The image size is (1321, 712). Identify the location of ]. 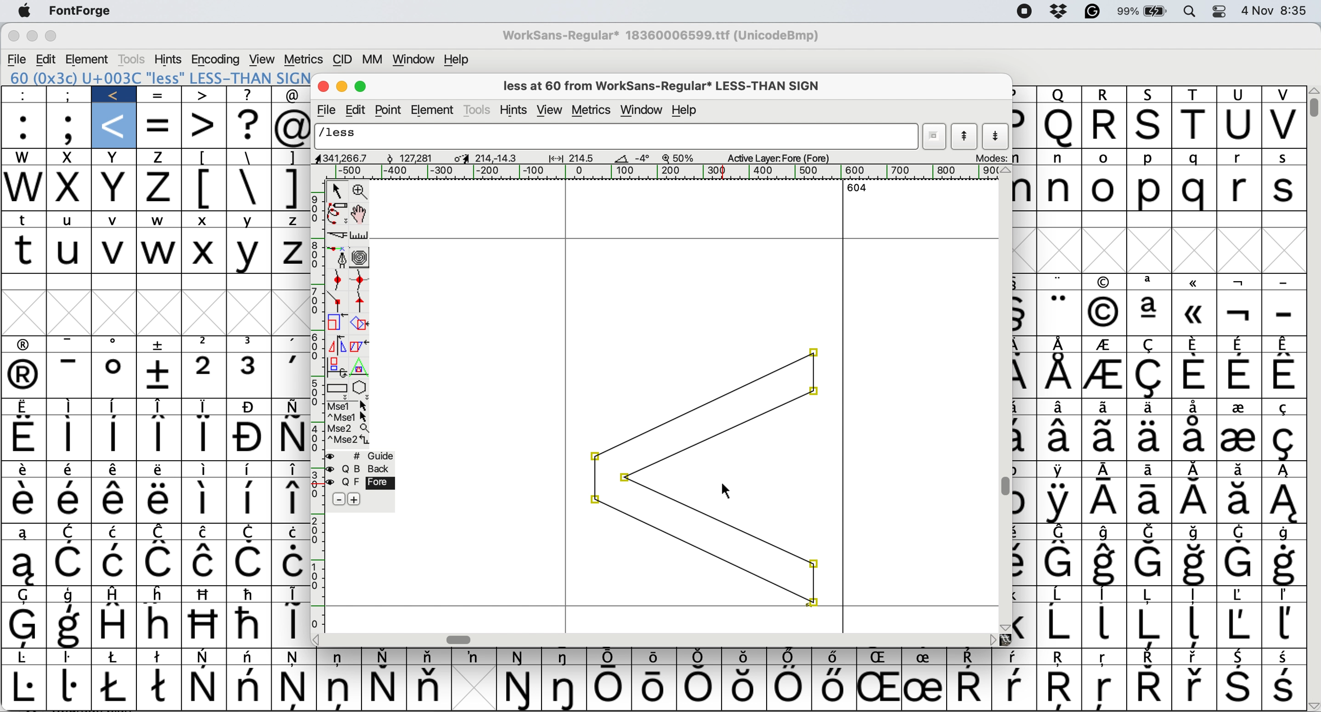
(292, 157).